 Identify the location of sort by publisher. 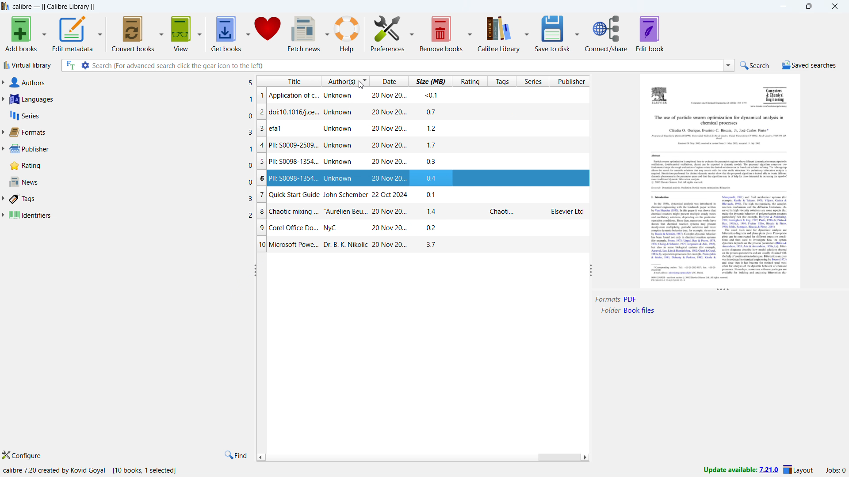
(571, 81).